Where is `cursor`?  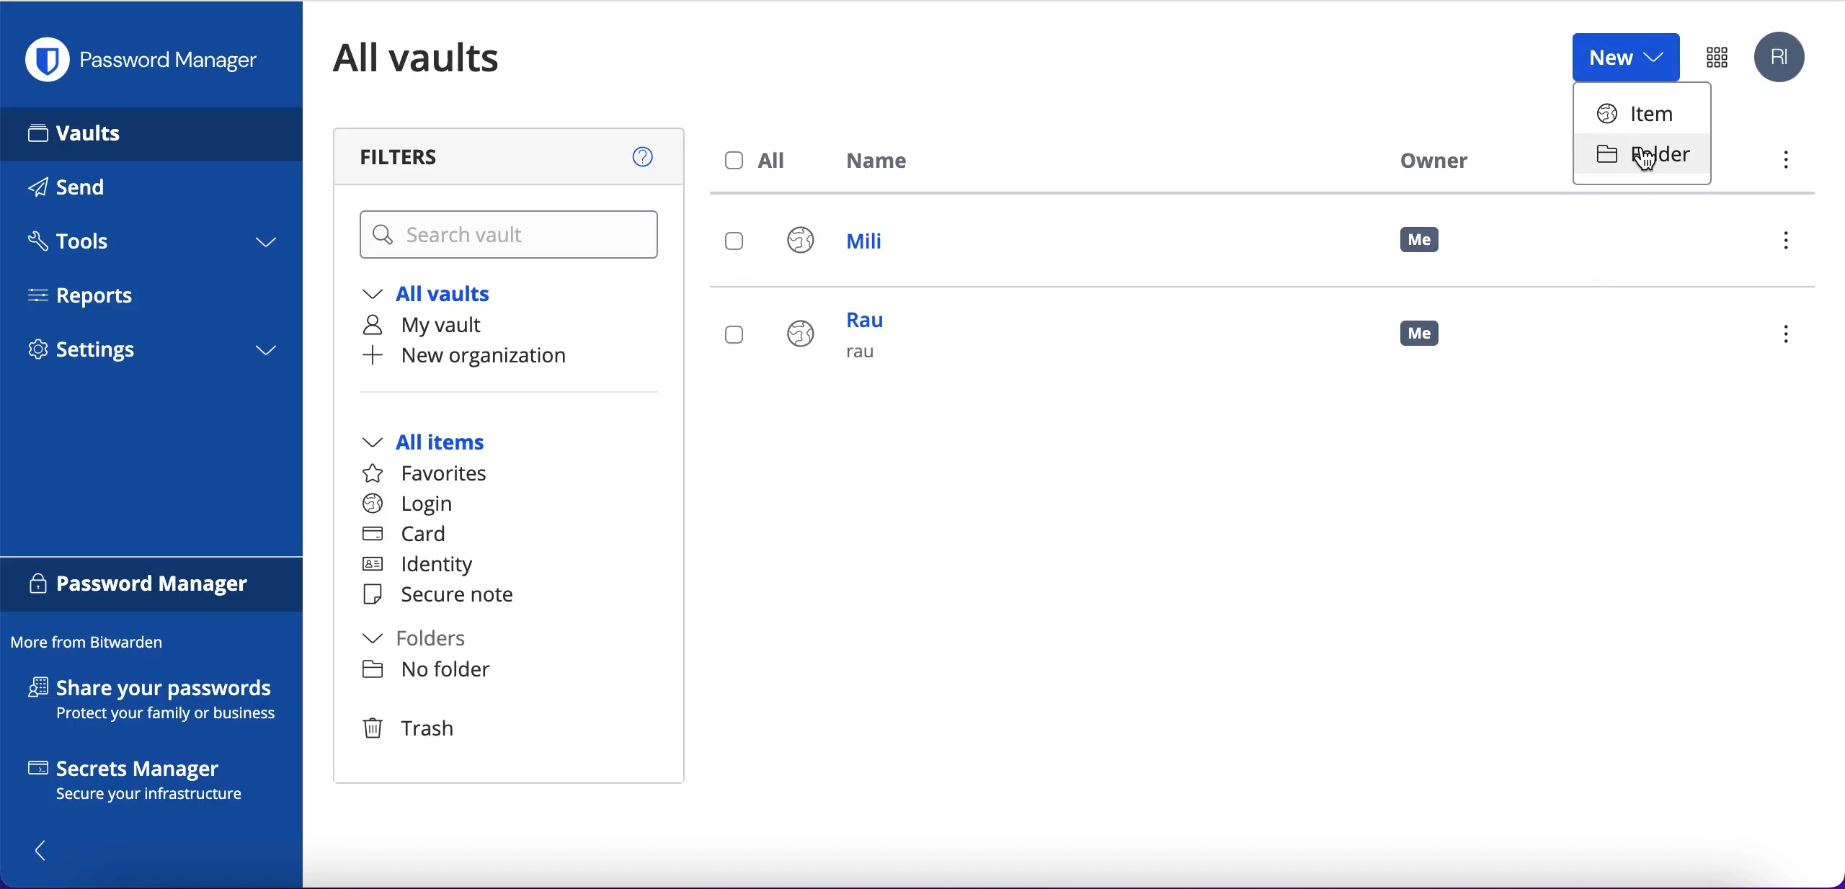
cursor is located at coordinates (1650, 163).